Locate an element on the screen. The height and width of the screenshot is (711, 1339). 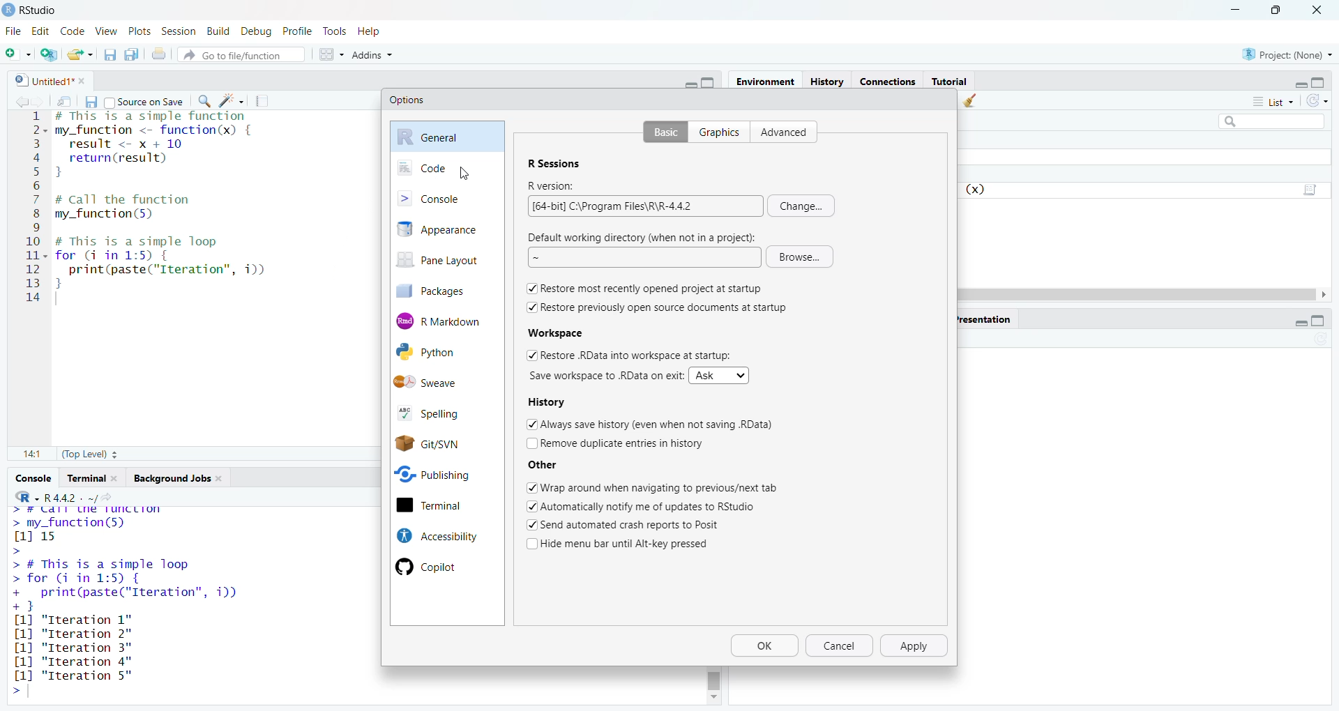
[1] "Iteration 3" is located at coordinates (72, 648).